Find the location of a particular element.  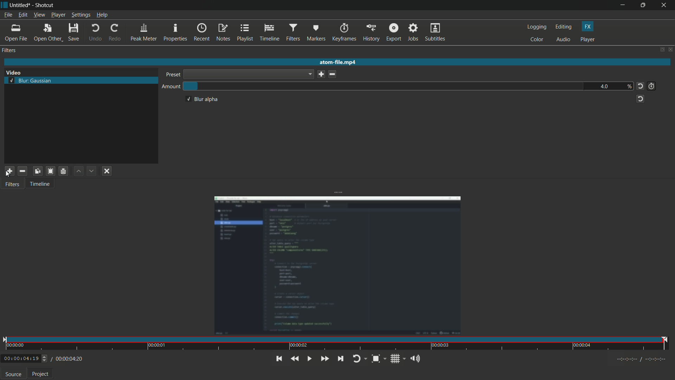

app name is located at coordinates (44, 6).